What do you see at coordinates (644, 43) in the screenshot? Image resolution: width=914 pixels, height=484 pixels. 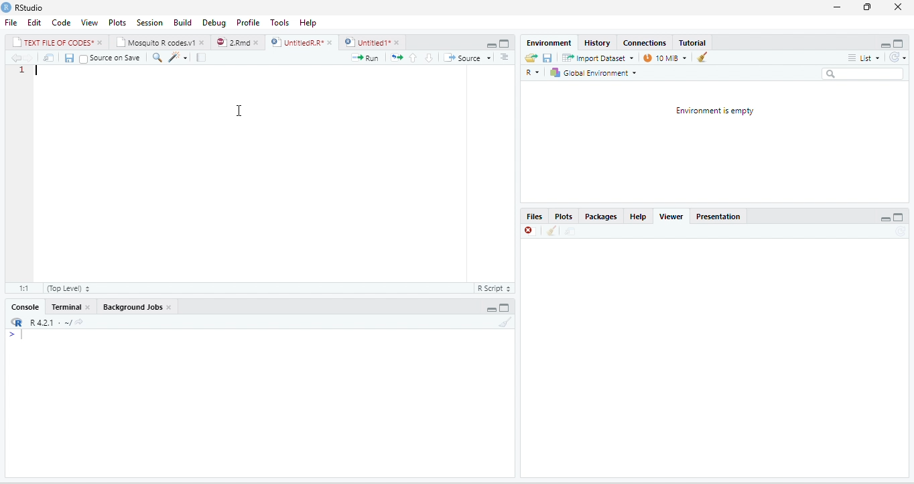 I see `‘Connections` at bounding box center [644, 43].